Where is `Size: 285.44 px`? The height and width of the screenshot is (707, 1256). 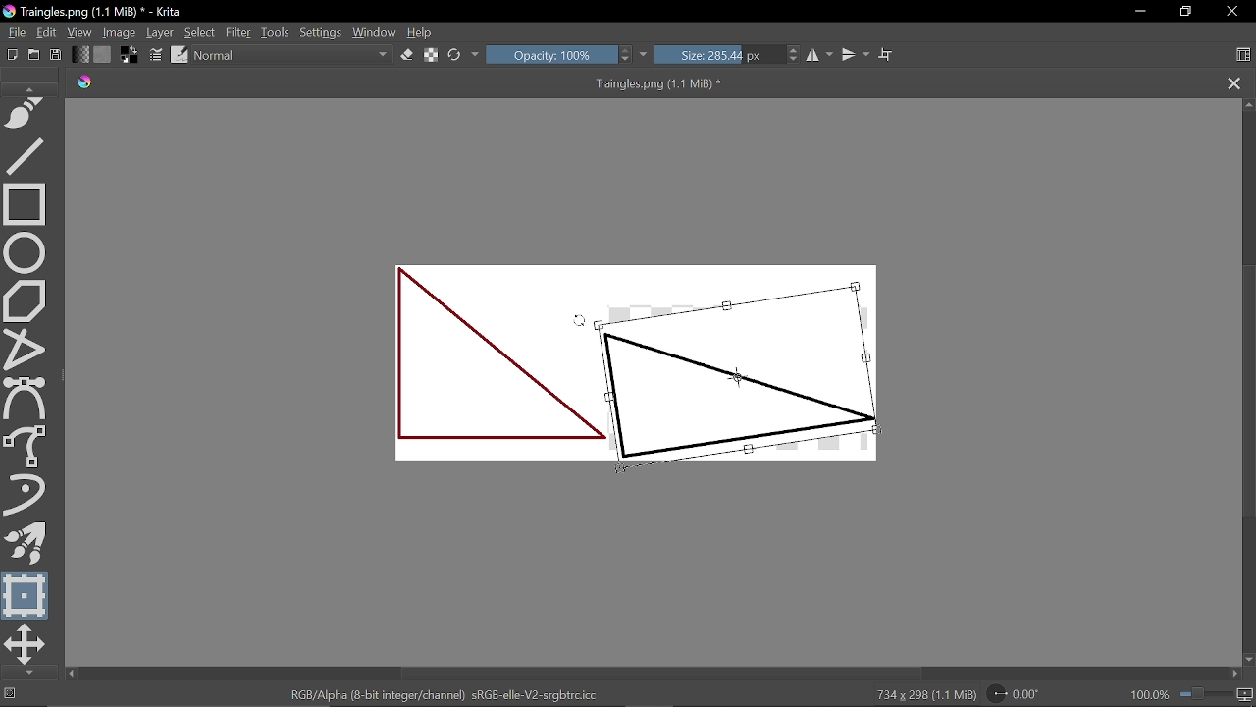
Size: 285.44 px is located at coordinates (729, 56).